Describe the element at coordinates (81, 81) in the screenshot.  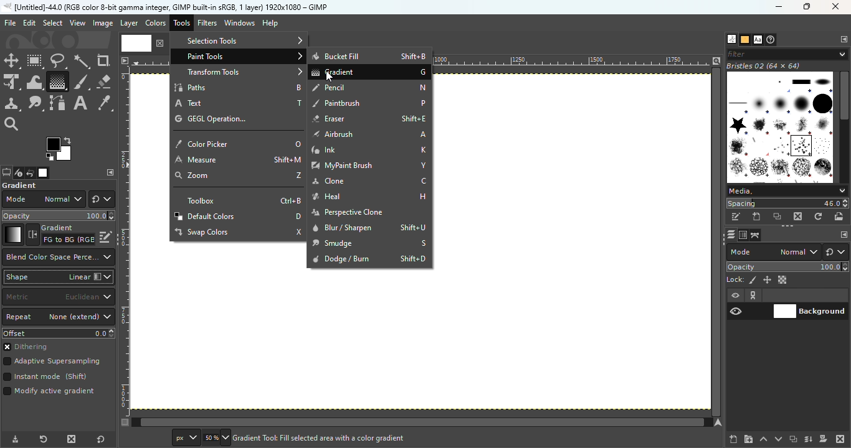
I see `Paint brush tool` at that location.